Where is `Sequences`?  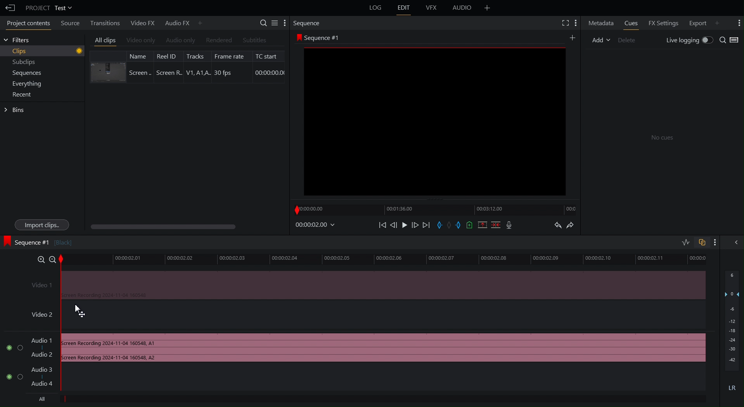 Sequences is located at coordinates (23, 73).